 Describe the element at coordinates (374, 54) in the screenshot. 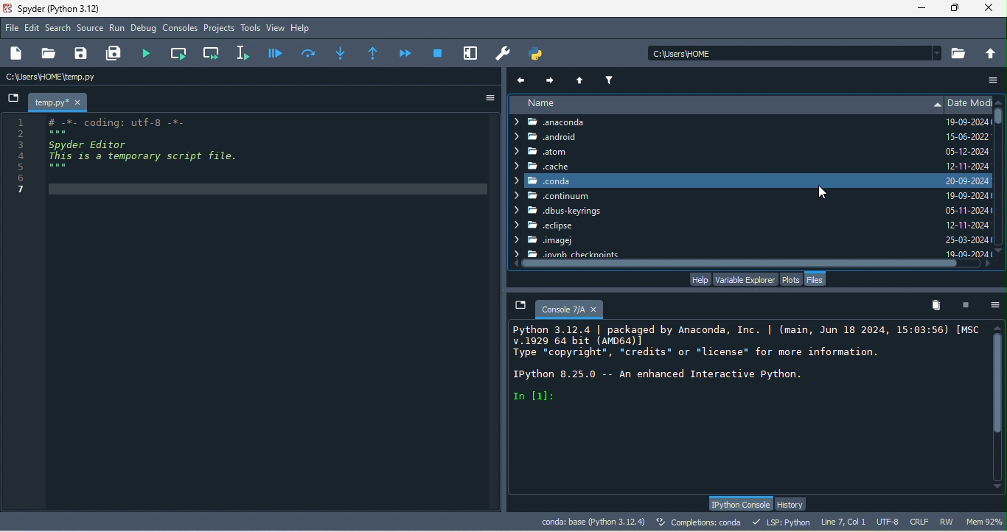

I see `method returns` at that location.